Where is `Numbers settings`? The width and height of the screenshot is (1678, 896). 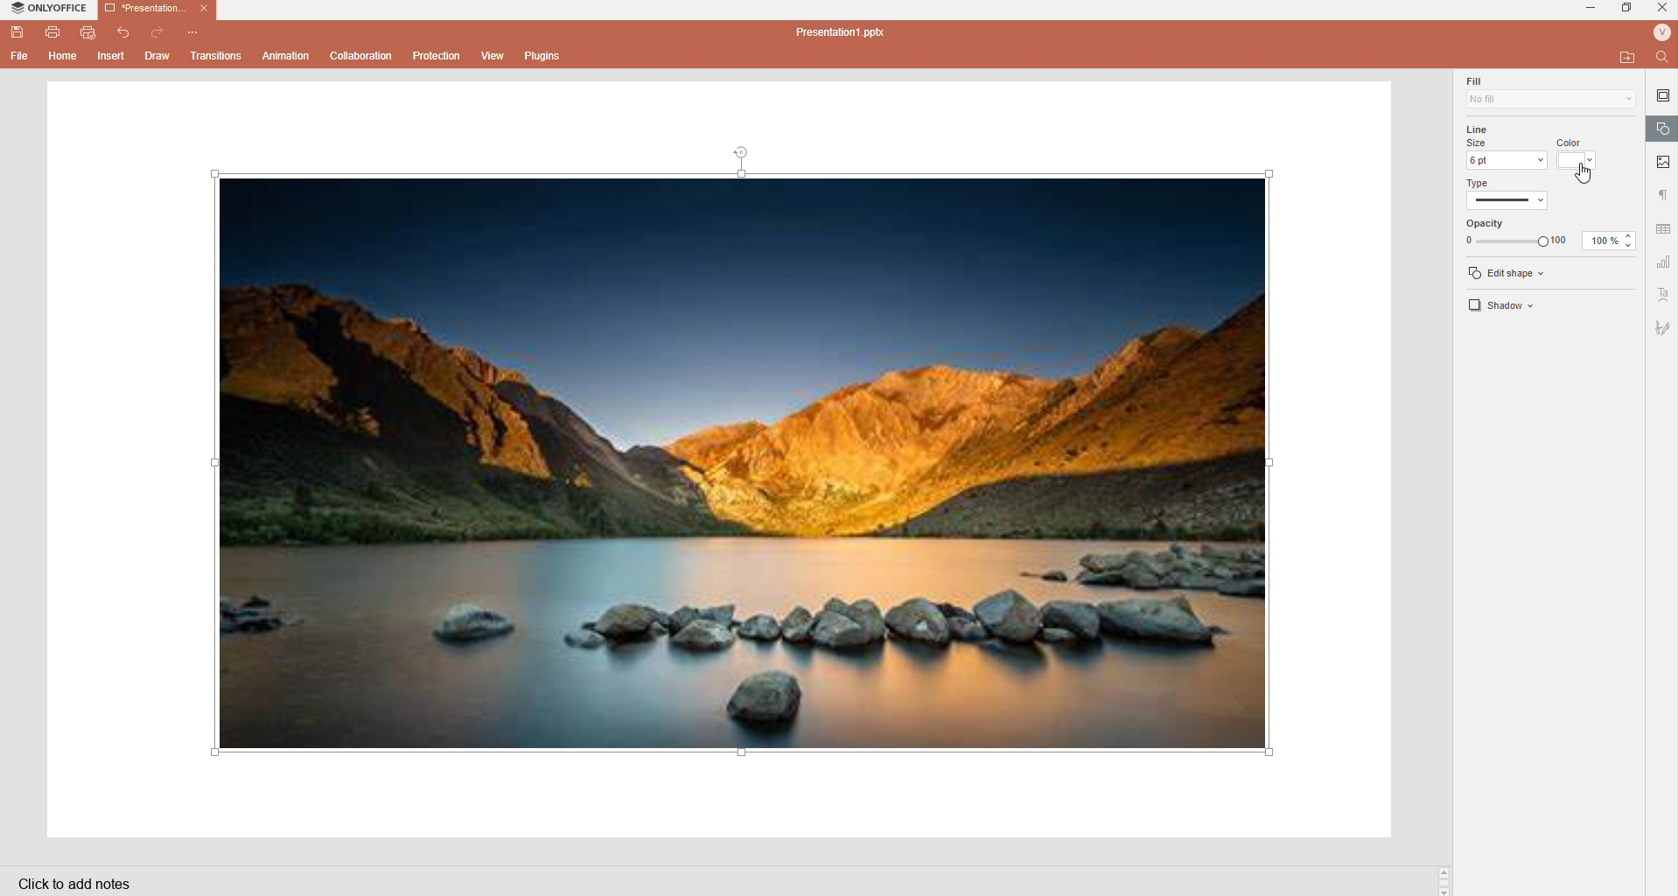
Numbers settings is located at coordinates (1664, 261).